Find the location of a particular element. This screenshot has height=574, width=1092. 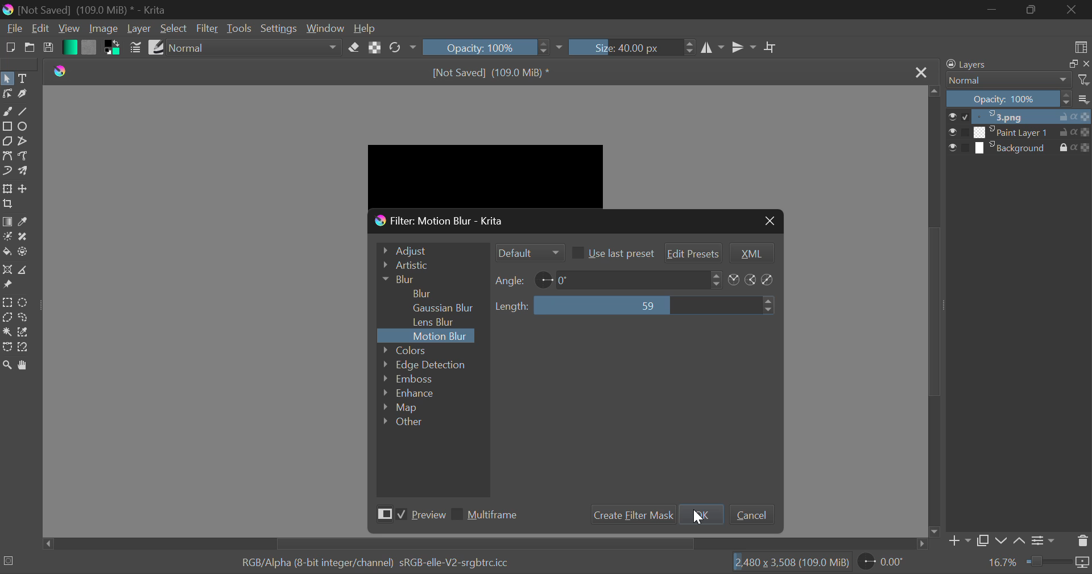

OK is located at coordinates (703, 516).